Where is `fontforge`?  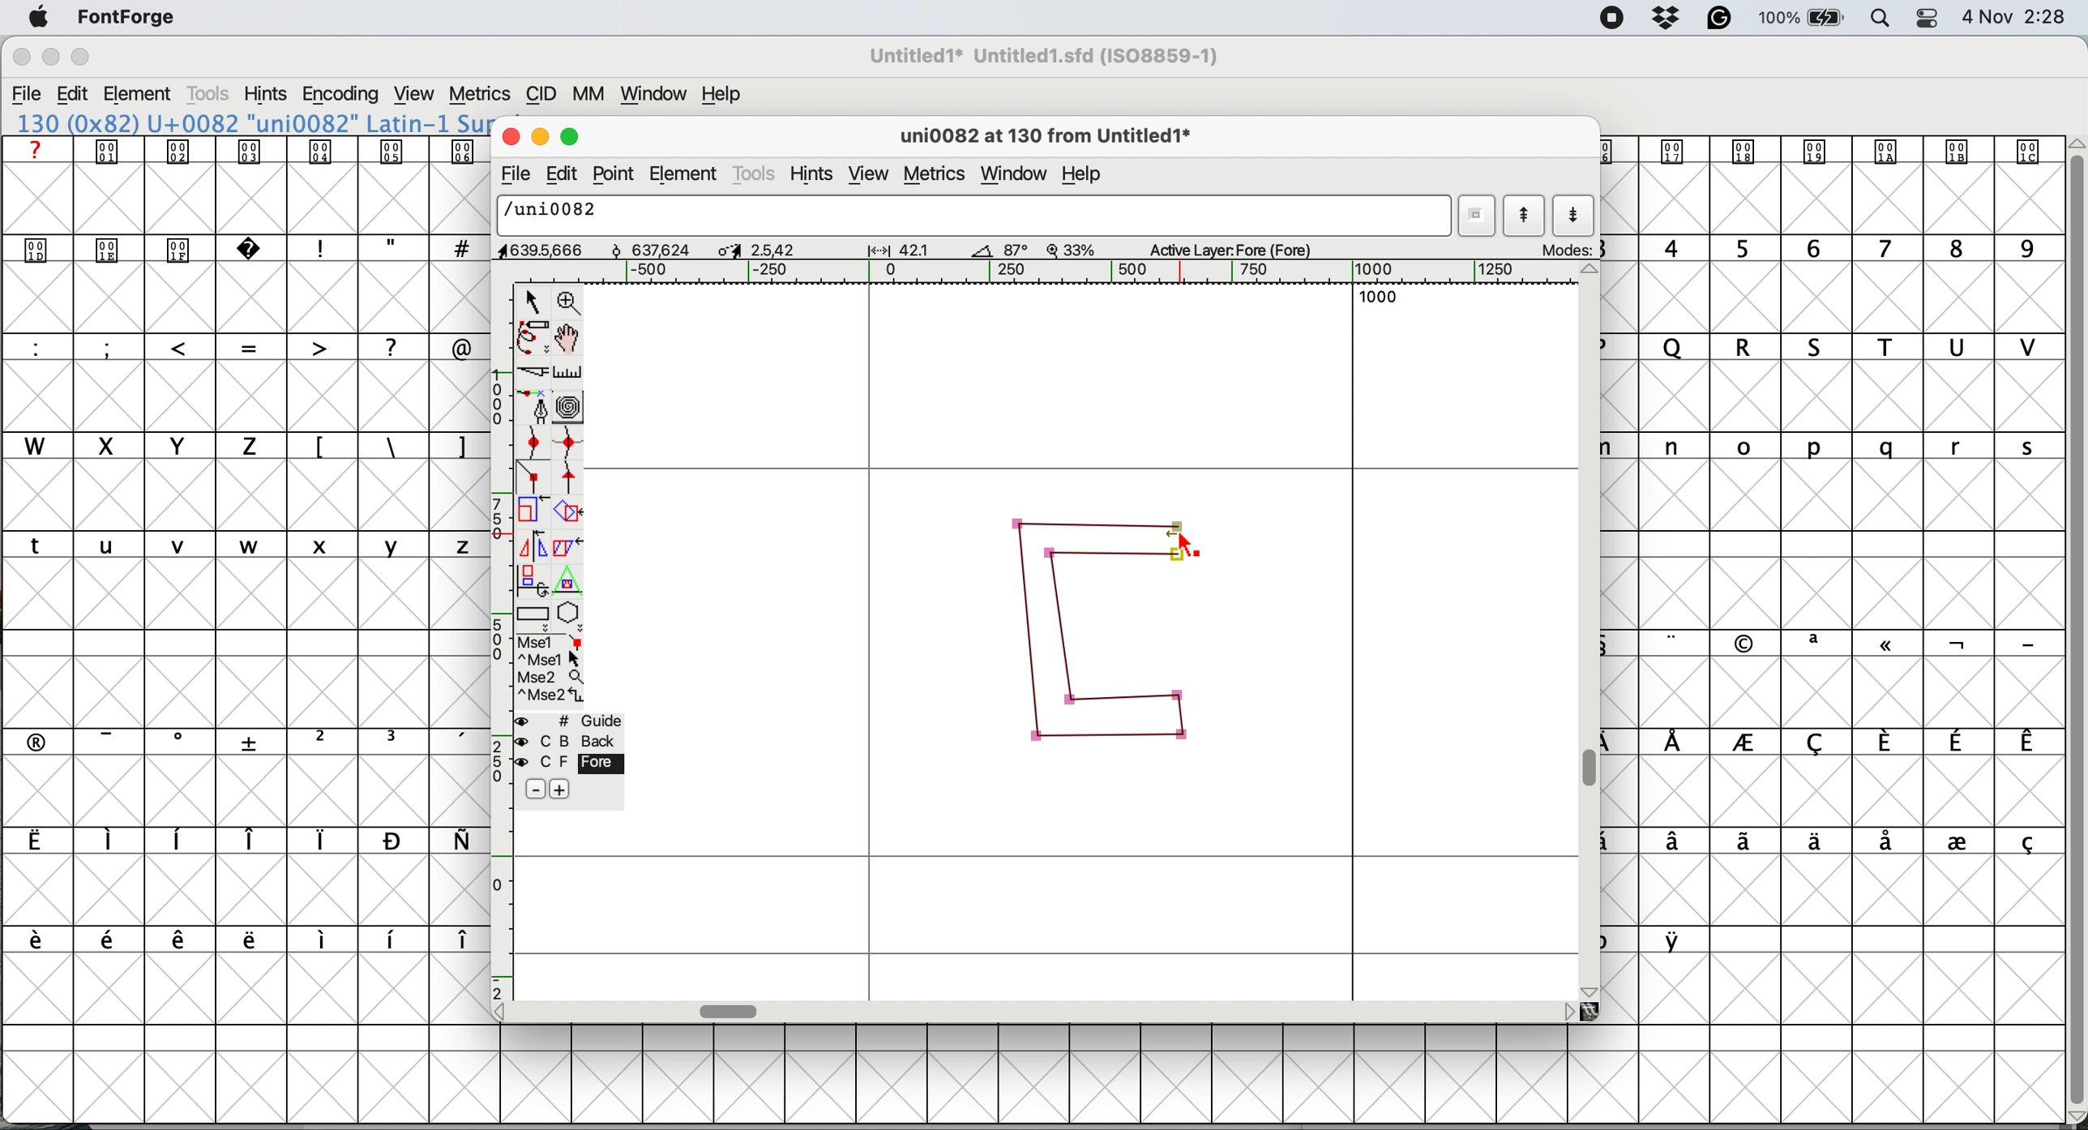
fontforge is located at coordinates (128, 16).